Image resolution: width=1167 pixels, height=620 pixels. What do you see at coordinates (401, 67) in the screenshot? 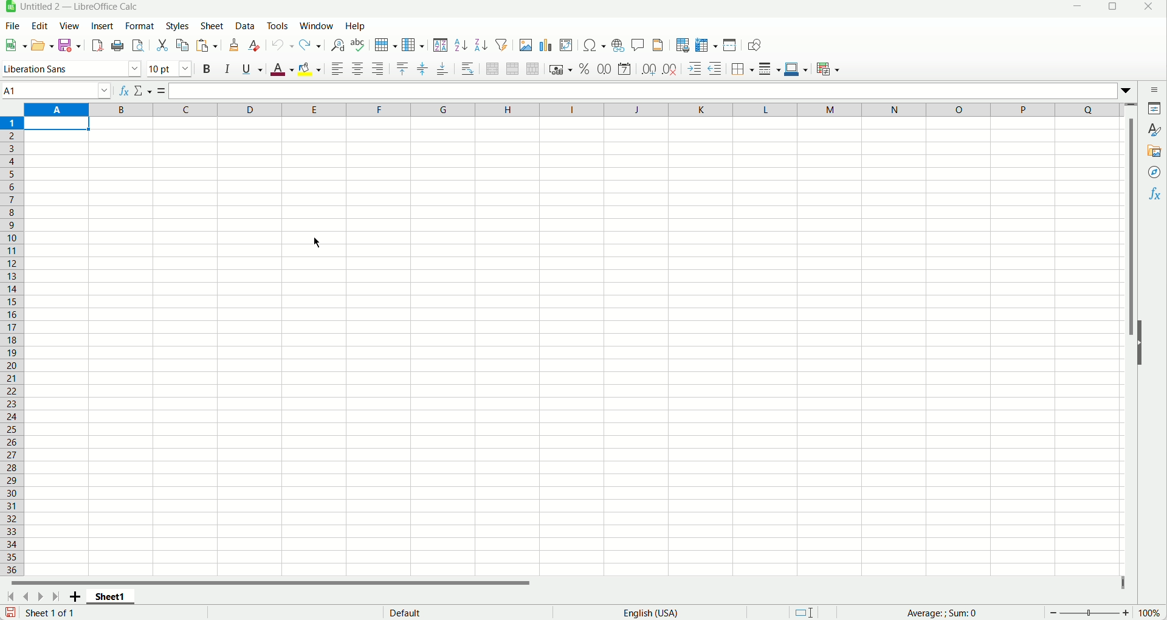
I see `Align top` at bounding box center [401, 67].